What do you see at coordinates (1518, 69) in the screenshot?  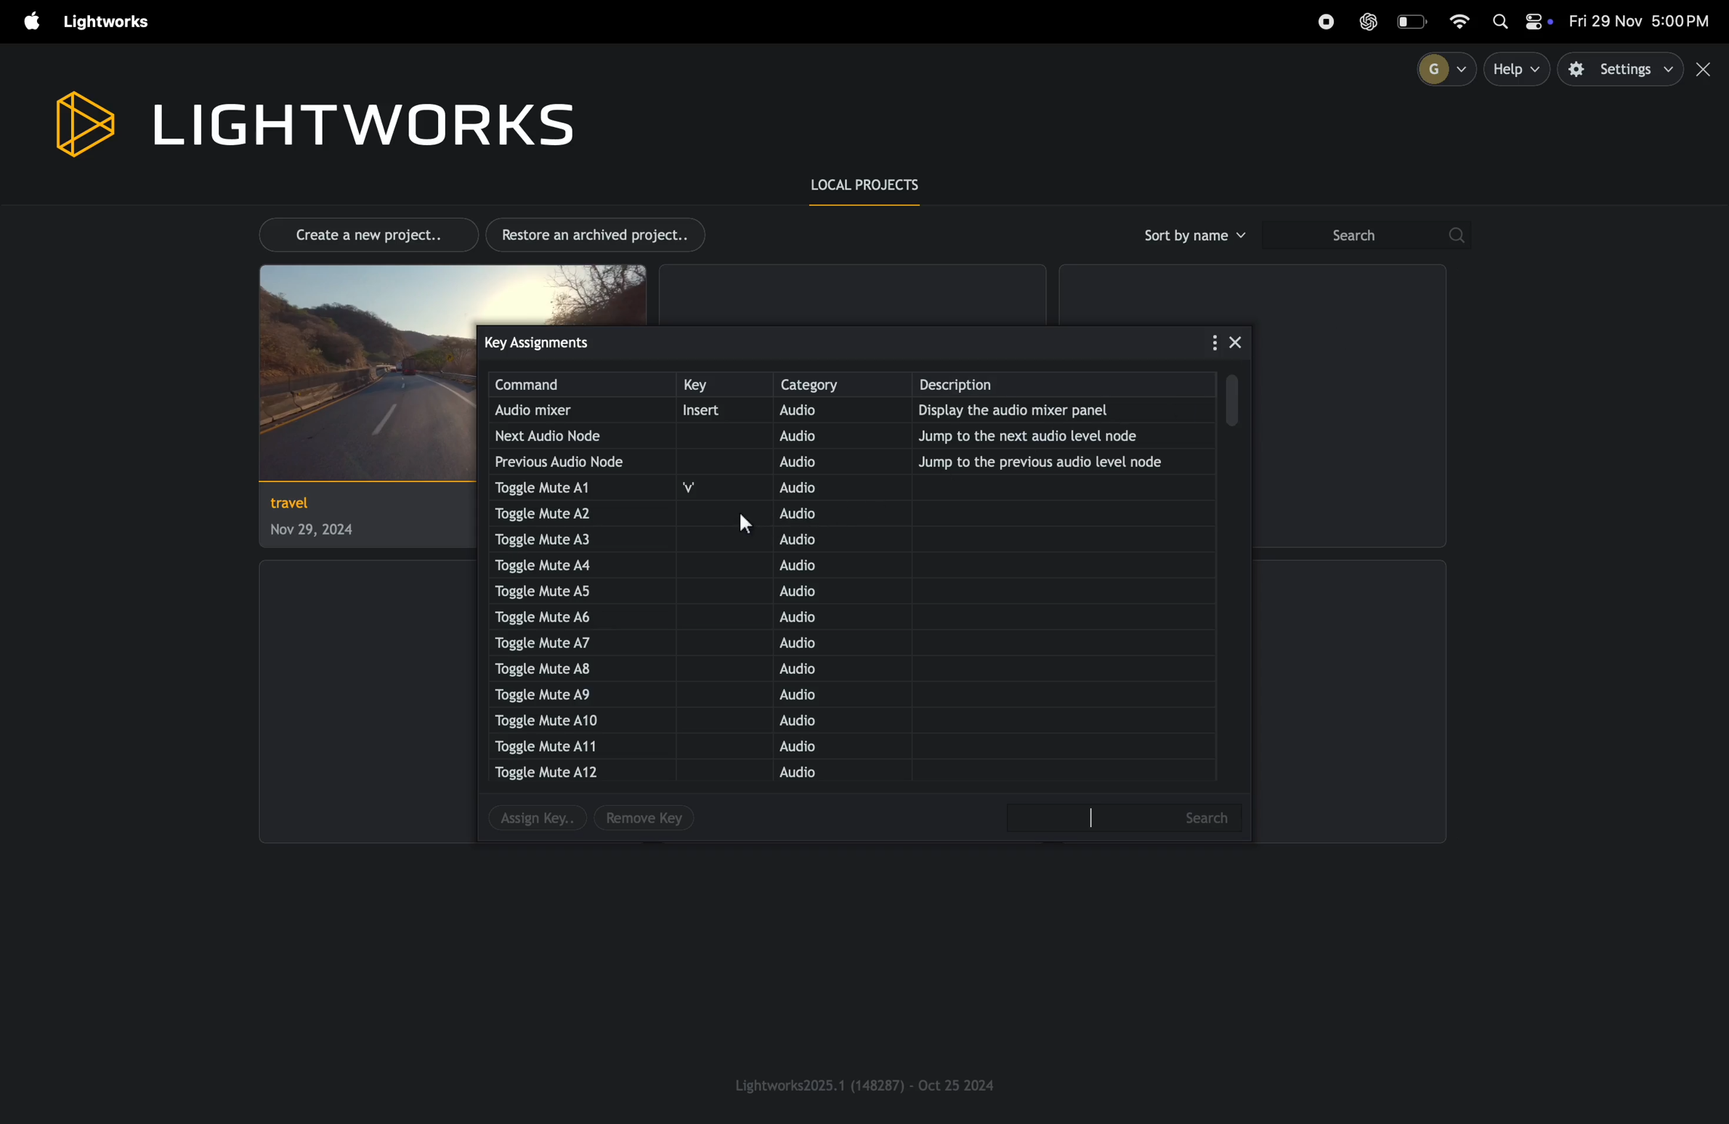 I see `help` at bounding box center [1518, 69].